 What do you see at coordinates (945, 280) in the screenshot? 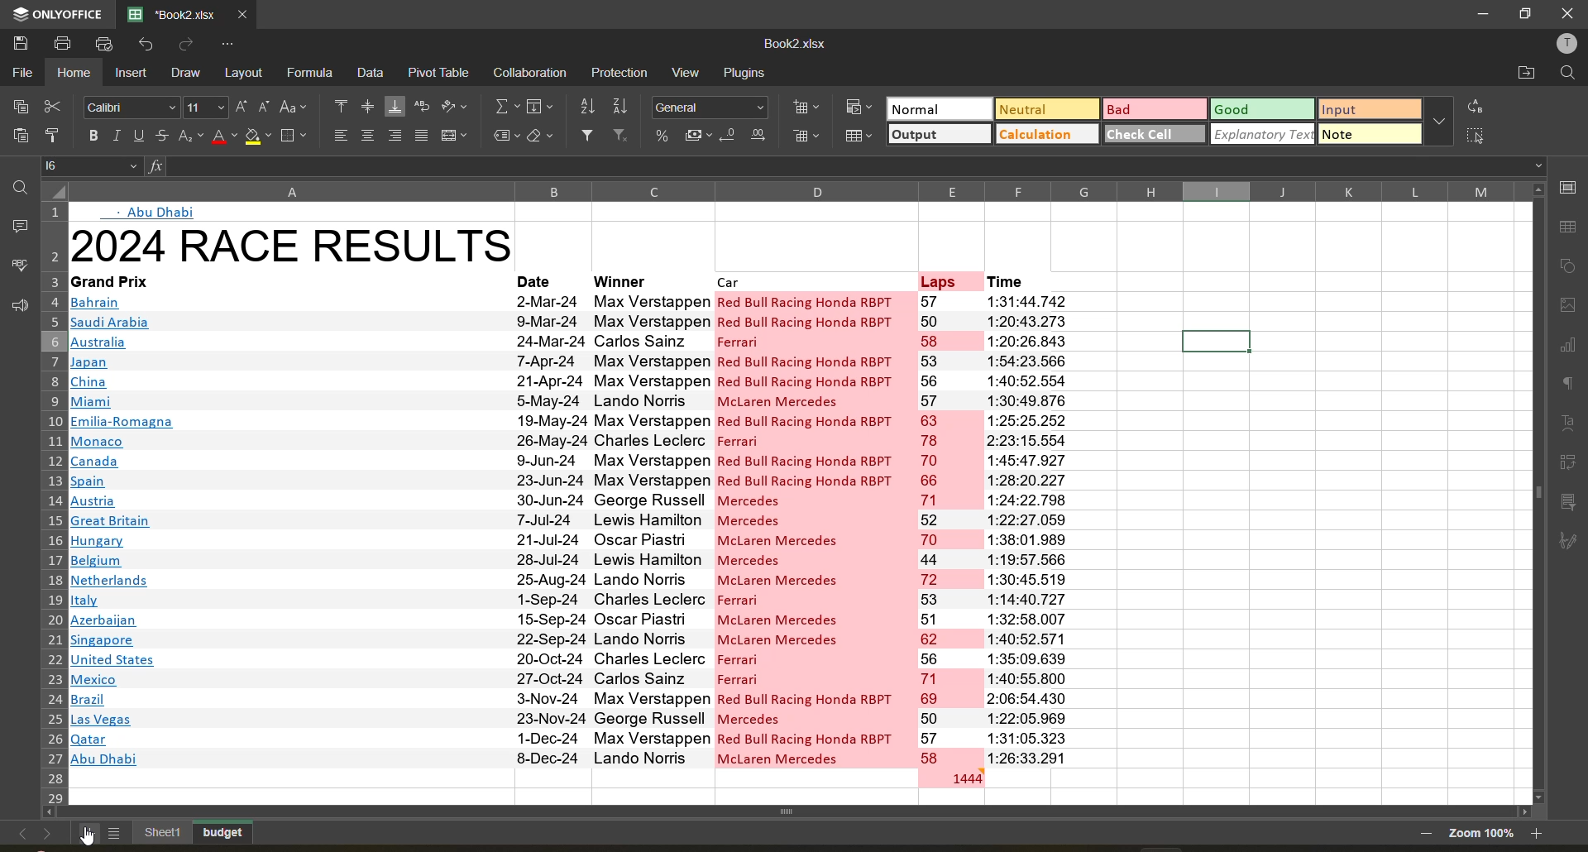
I see `laps` at bounding box center [945, 280].